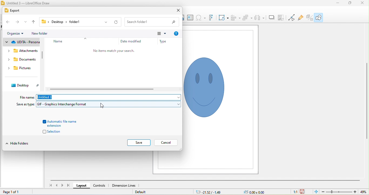 The image size is (369, 195). Describe the element at coordinates (100, 186) in the screenshot. I see `controls` at that location.